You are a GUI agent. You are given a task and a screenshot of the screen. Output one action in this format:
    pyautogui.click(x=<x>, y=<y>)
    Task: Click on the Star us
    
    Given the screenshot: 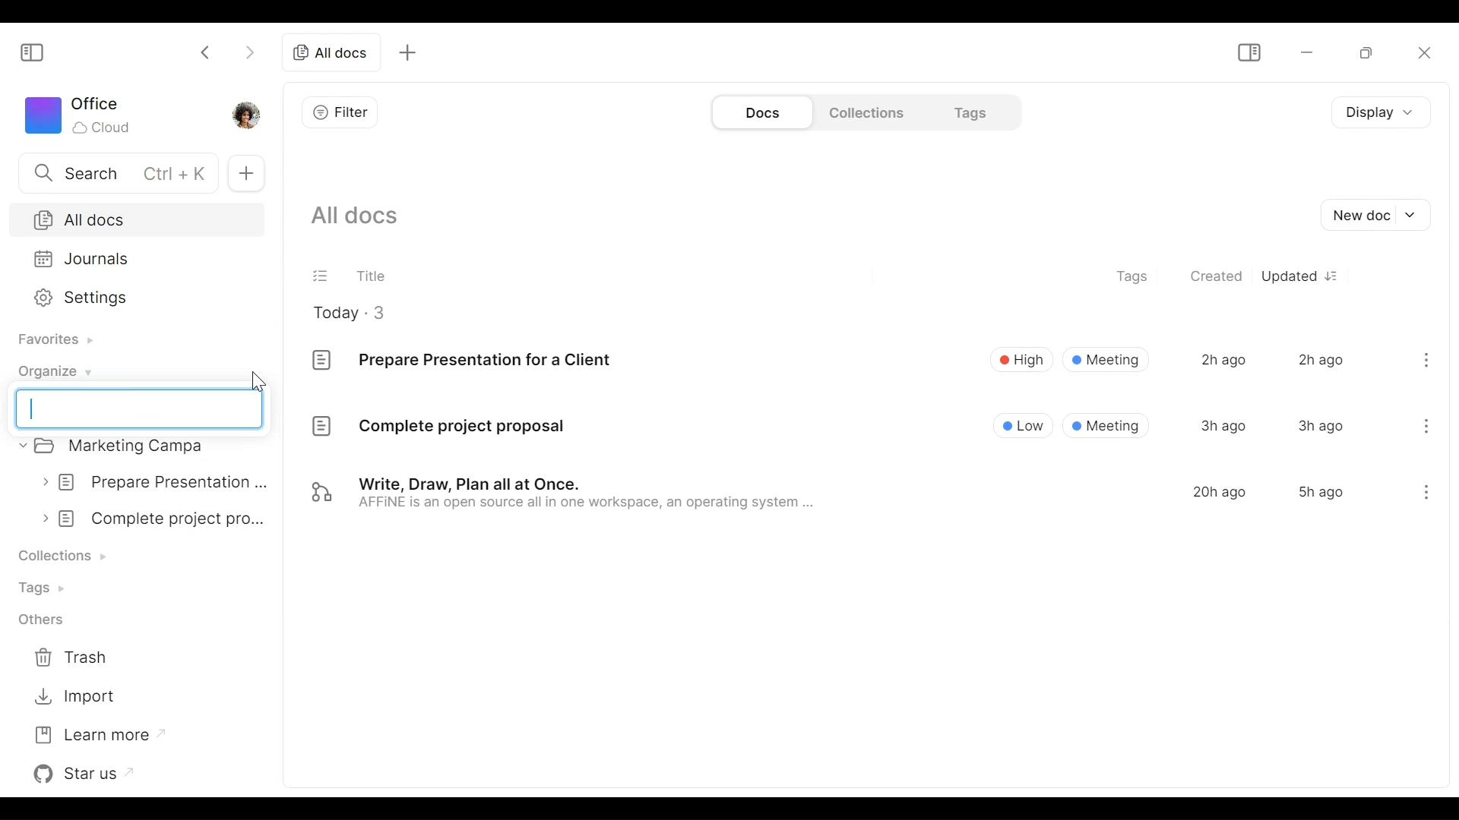 What is the action you would take?
    pyautogui.click(x=87, y=772)
    